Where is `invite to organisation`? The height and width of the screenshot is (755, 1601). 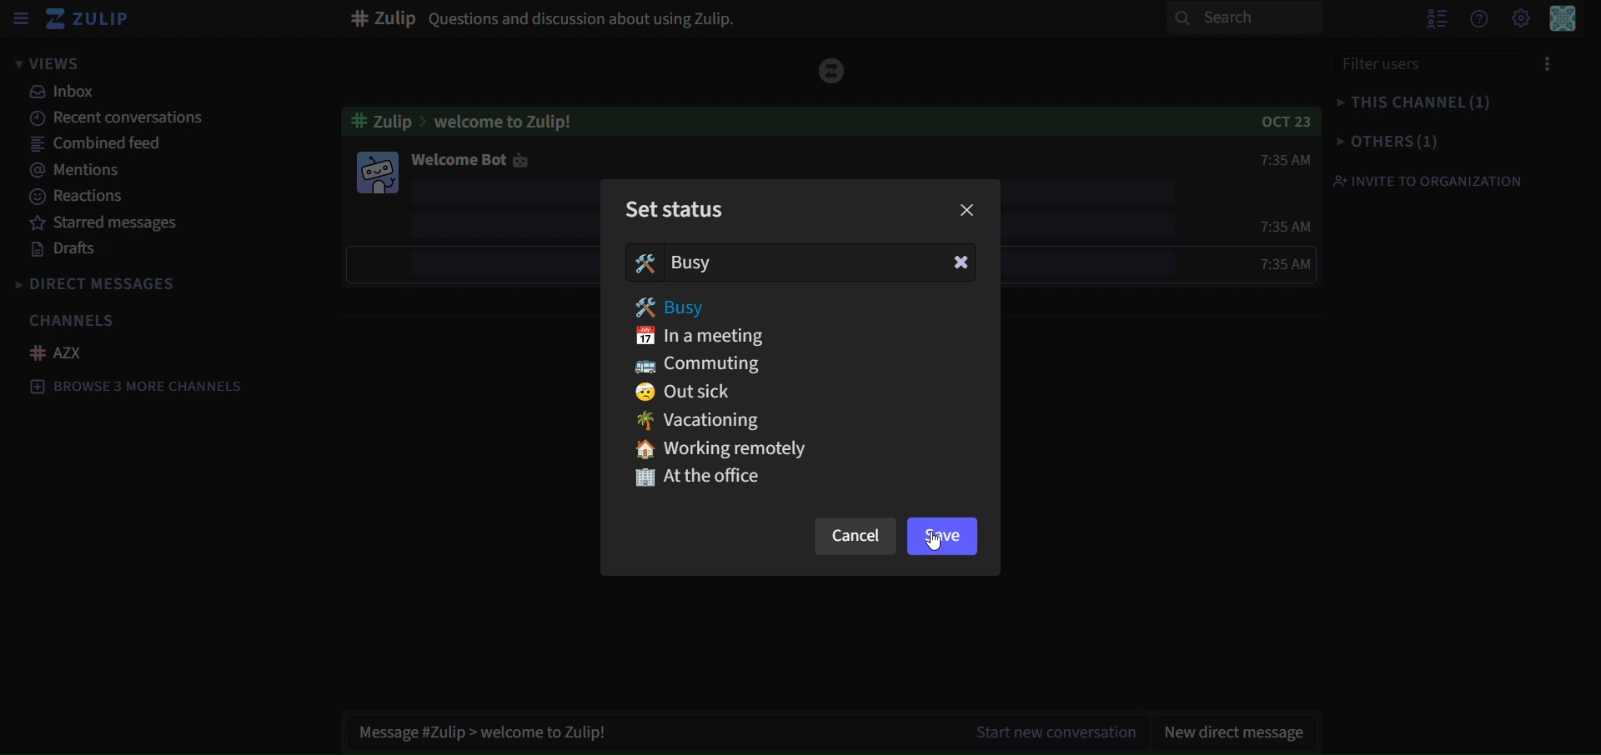 invite to organisation is located at coordinates (1427, 180).